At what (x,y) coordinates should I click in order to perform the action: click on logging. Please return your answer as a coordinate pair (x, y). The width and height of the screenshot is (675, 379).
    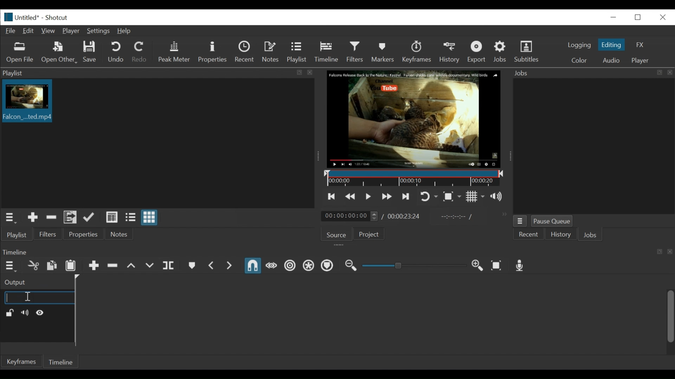
    Looking at the image, I should click on (579, 46).